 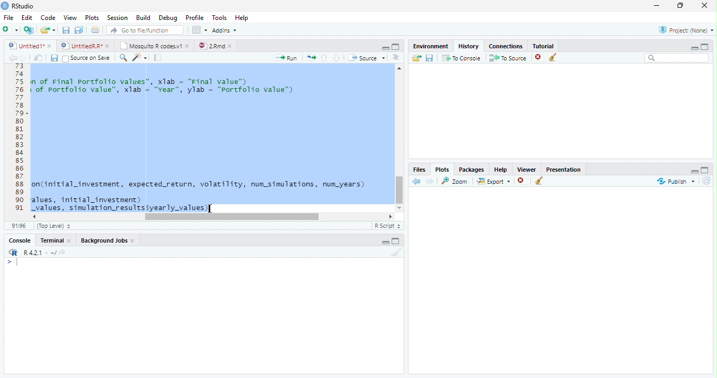 I want to click on Code Tools, so click(x=140, y=58).